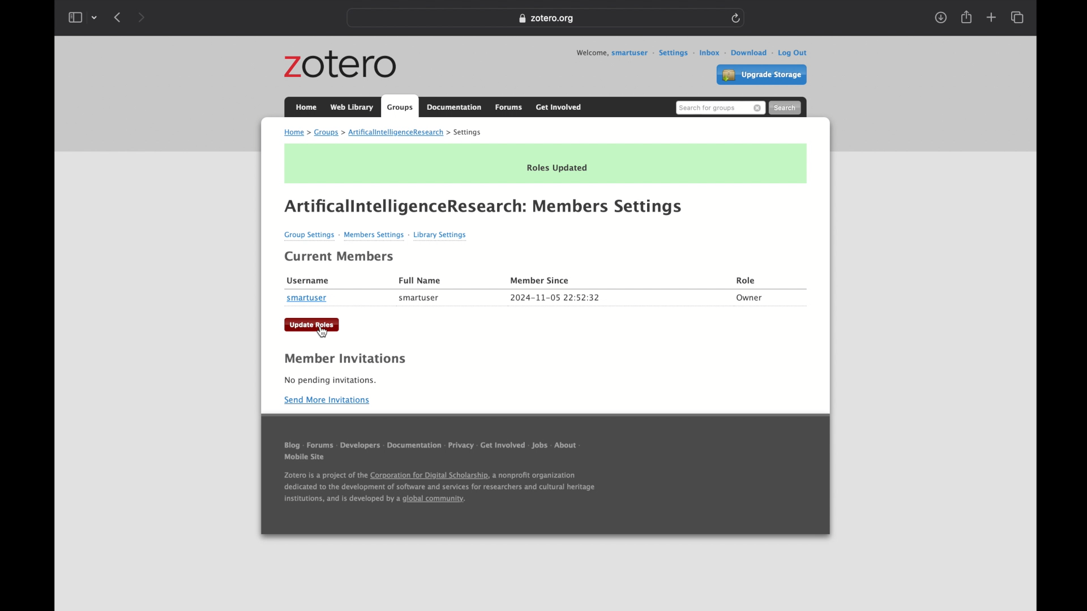 The height and width of the screenshot is (611, 1087). Describe the element at coordinates (323, 332) in the screenshot. I see `cursor` at that location.